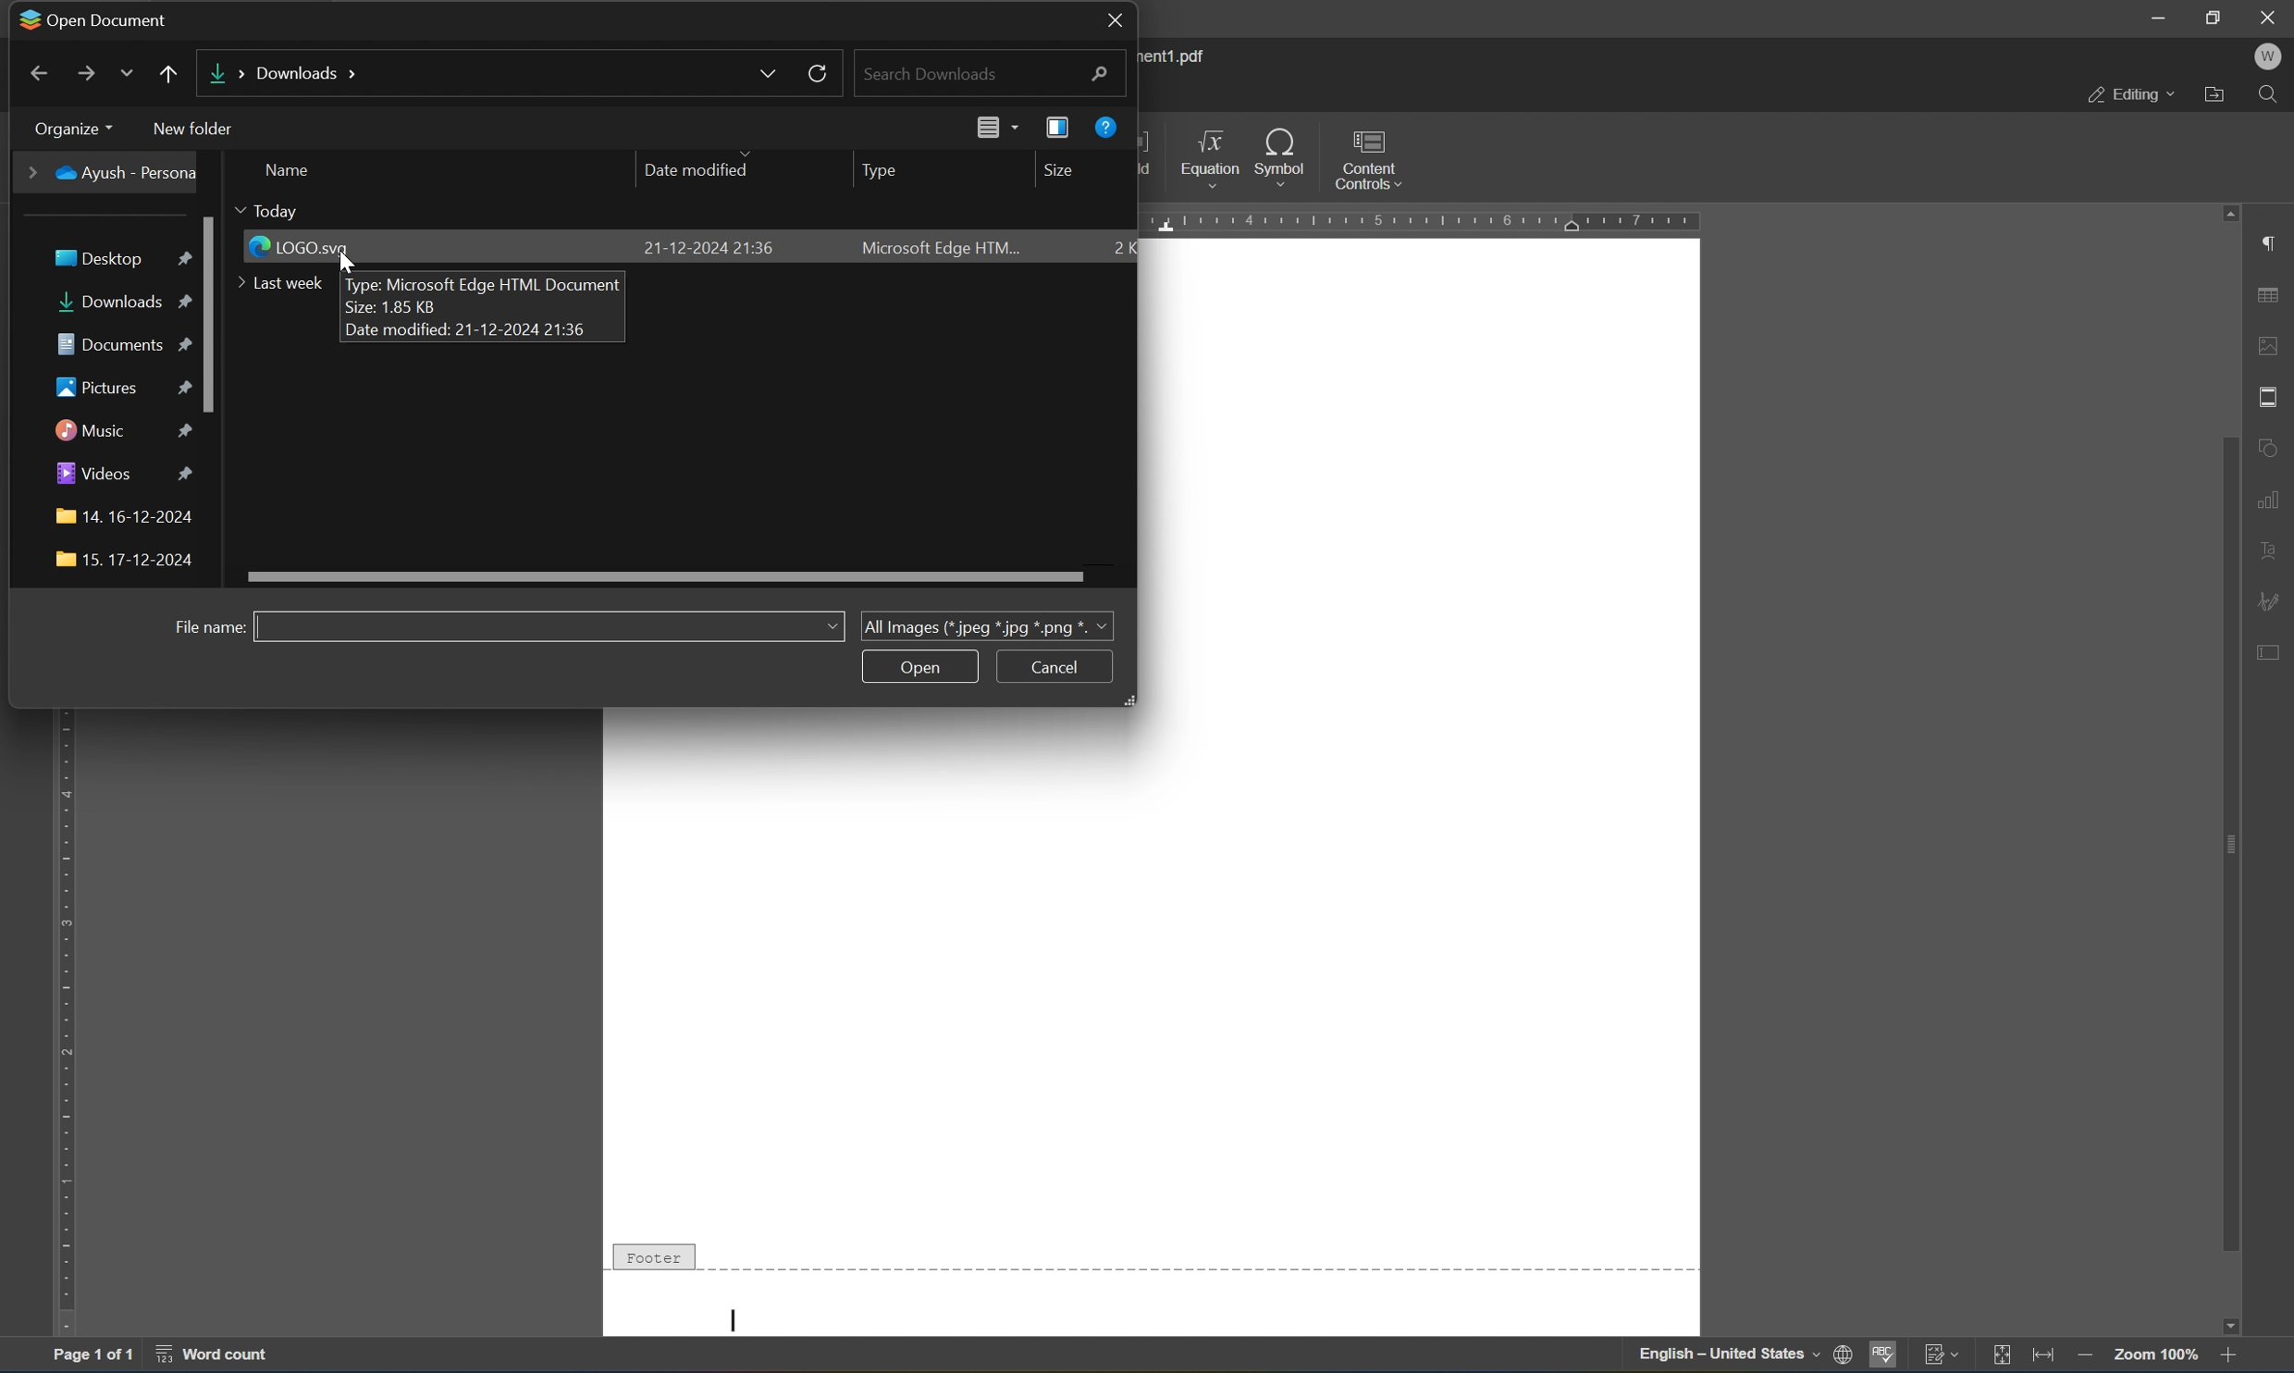 This screenshot has height=1373, width=2294. Describe the element at coordinates (2153, 1355) in the screenshot. I see `zoom 100%` at that location.